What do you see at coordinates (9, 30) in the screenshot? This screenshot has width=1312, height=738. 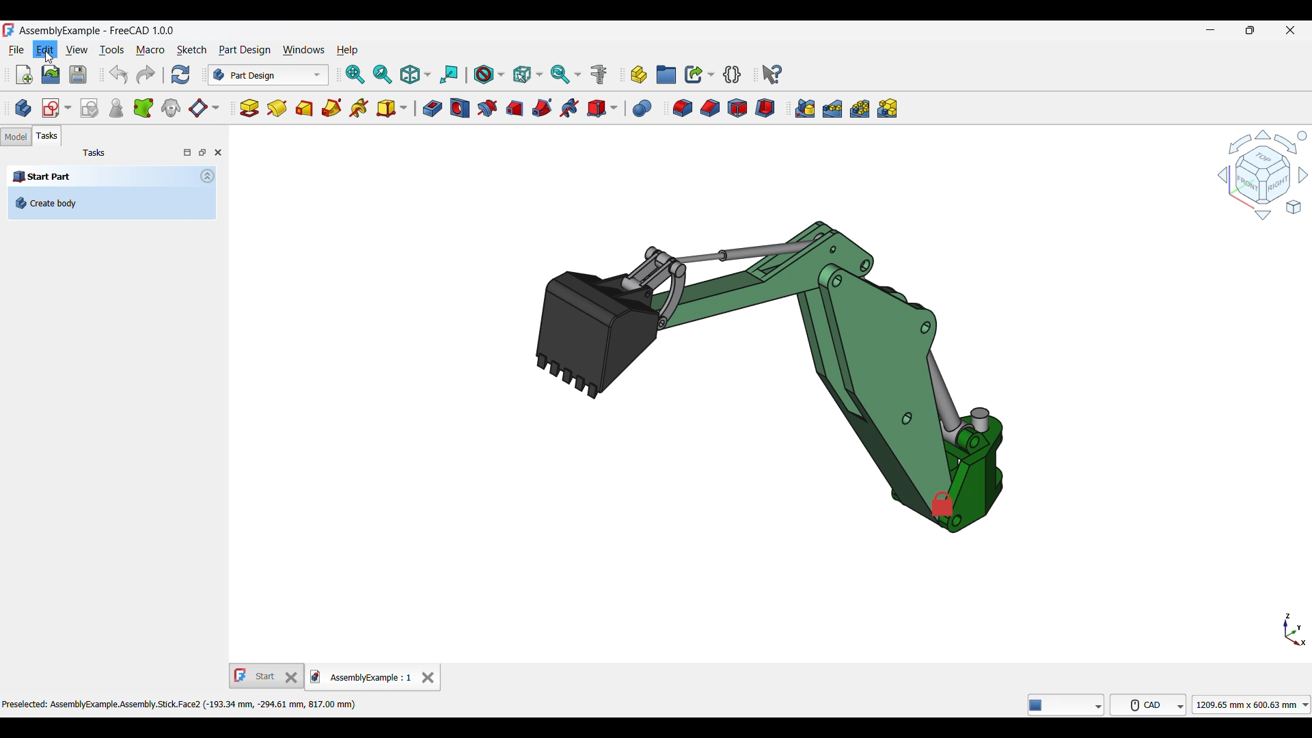 I see `Software logo` at bounding box center [9, 30].